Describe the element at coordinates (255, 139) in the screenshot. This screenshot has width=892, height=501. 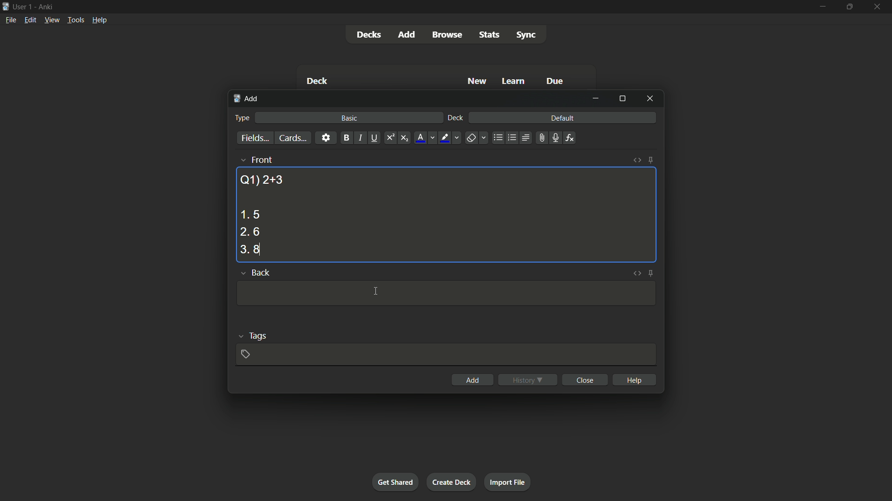
I see `fields` at that location.